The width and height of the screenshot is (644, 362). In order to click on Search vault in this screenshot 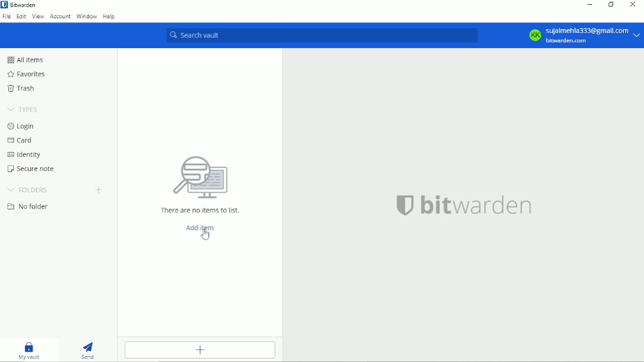, I will do `click(324, 36)`.